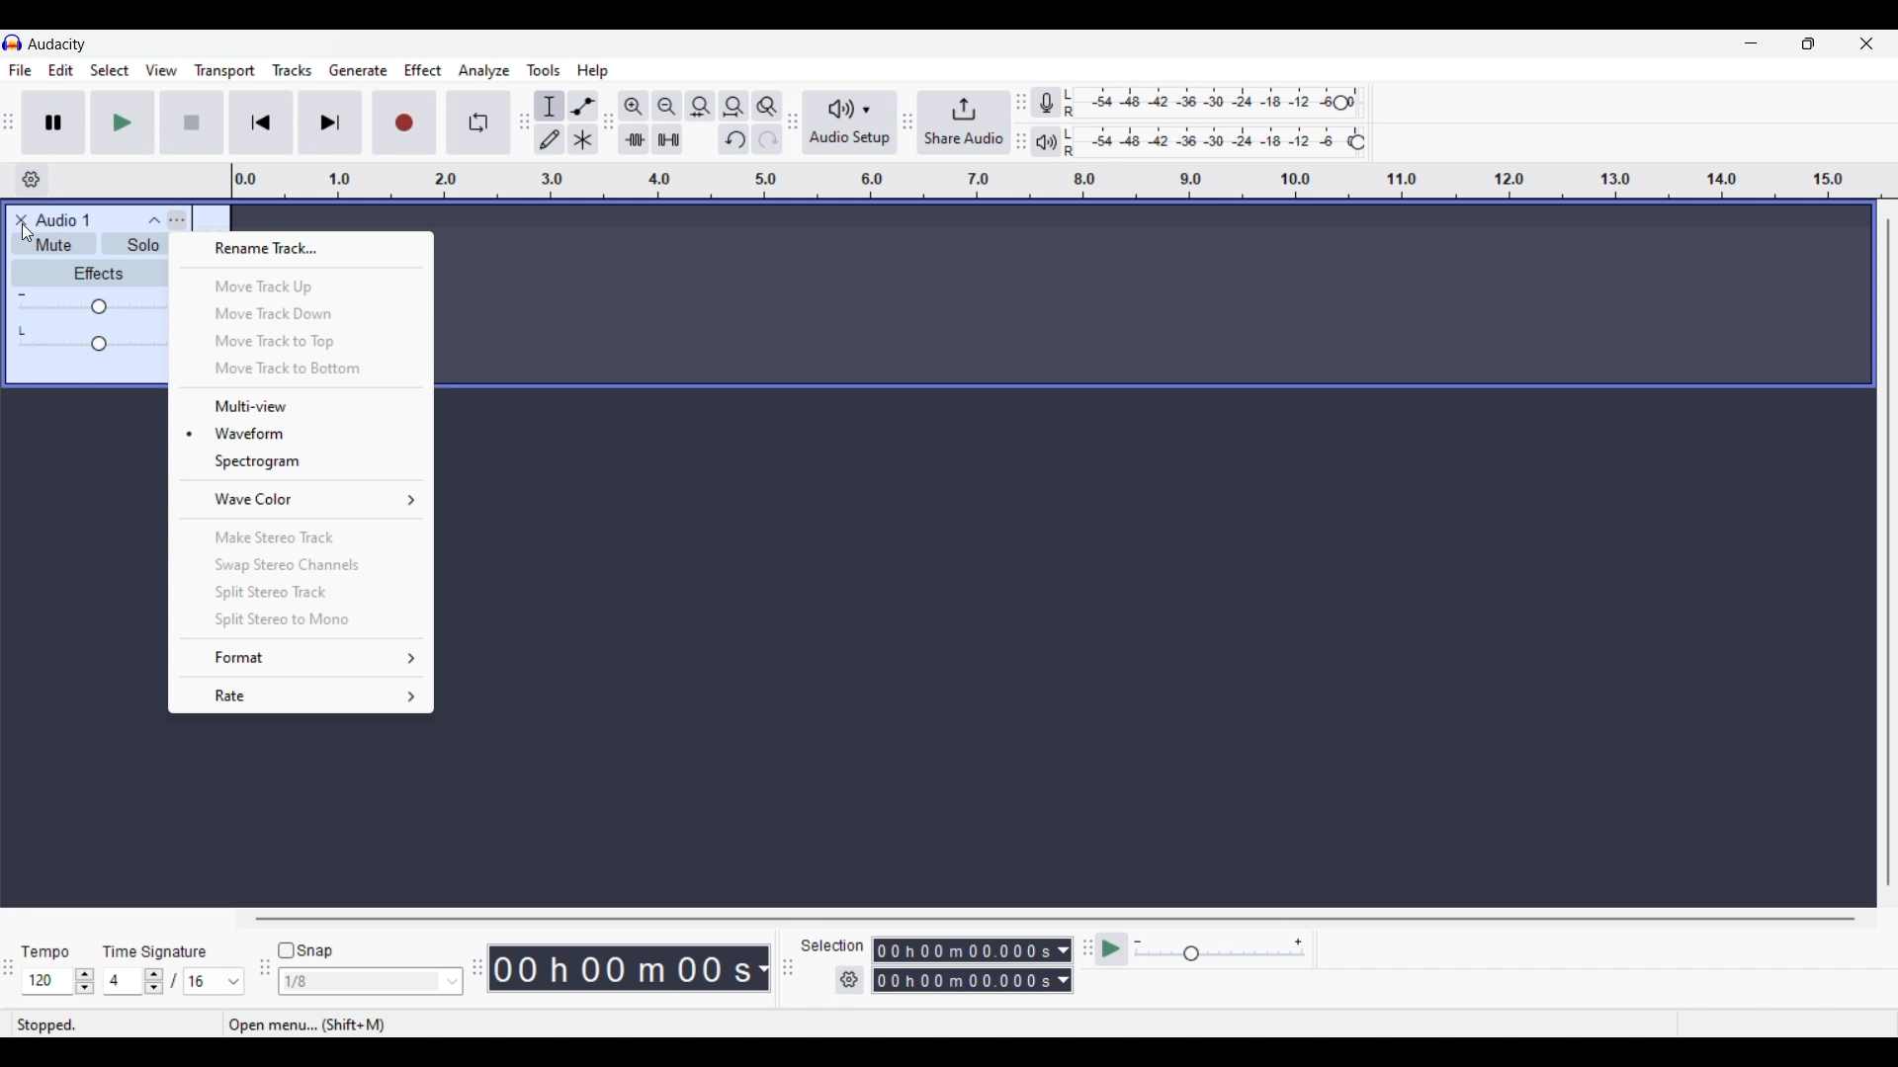 The height and width of the screenshot is (1067, 1898). Describe the element at coordinates (142, 247) in the screenshot. I see `Solo` at that location.